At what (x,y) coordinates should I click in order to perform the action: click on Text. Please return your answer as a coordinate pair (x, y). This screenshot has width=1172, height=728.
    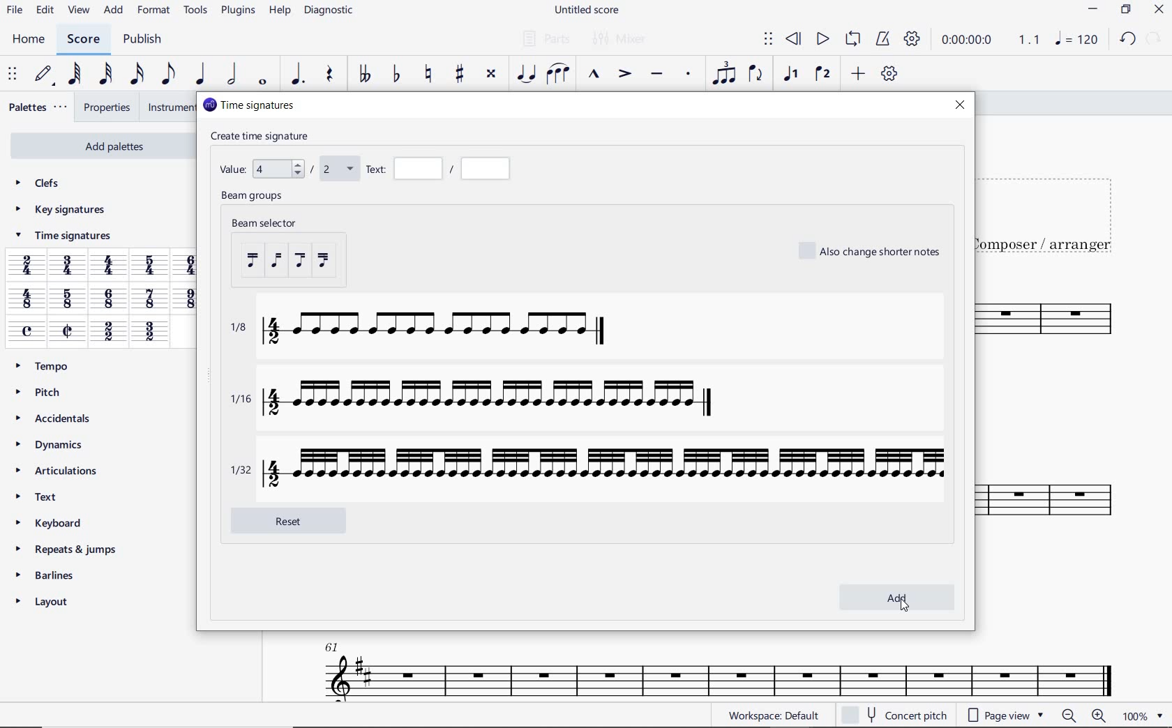
    Looking at the image, I should click on (439, 169).